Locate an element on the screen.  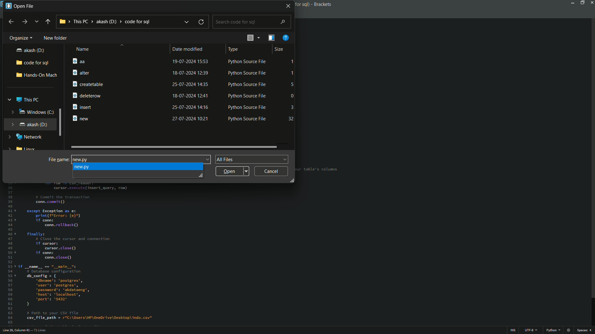
1 is located at coordinates (293, 62).